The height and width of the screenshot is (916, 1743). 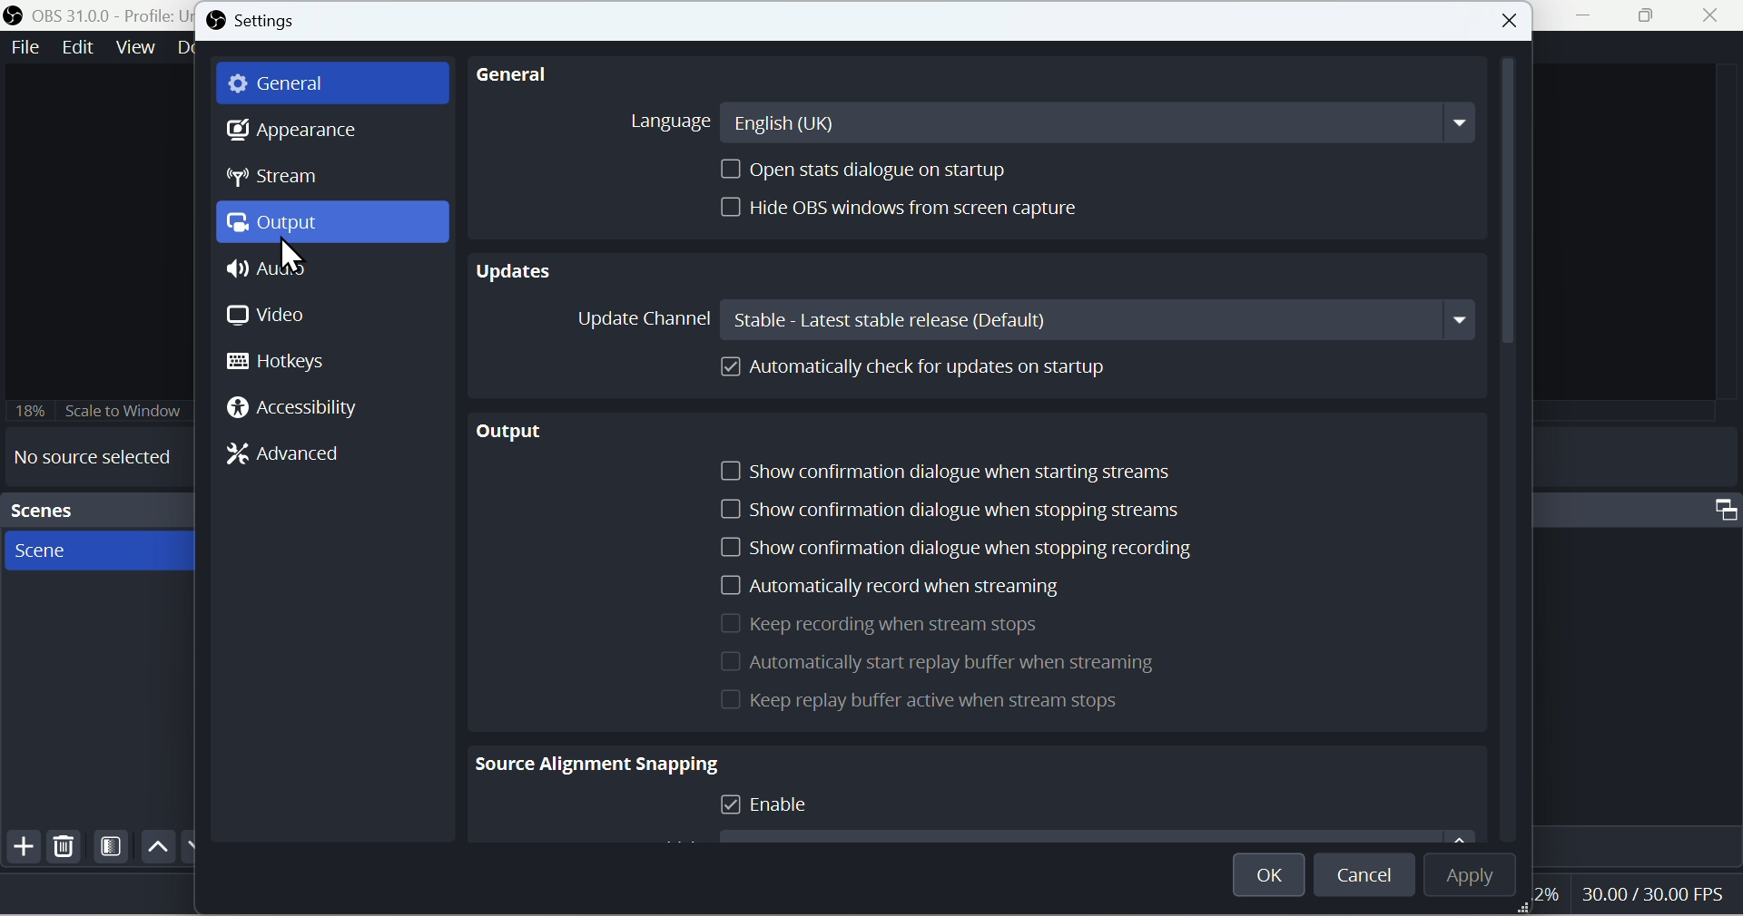 I want to click on Automatically start replay buffer when streat, so click(x=931, y=660).